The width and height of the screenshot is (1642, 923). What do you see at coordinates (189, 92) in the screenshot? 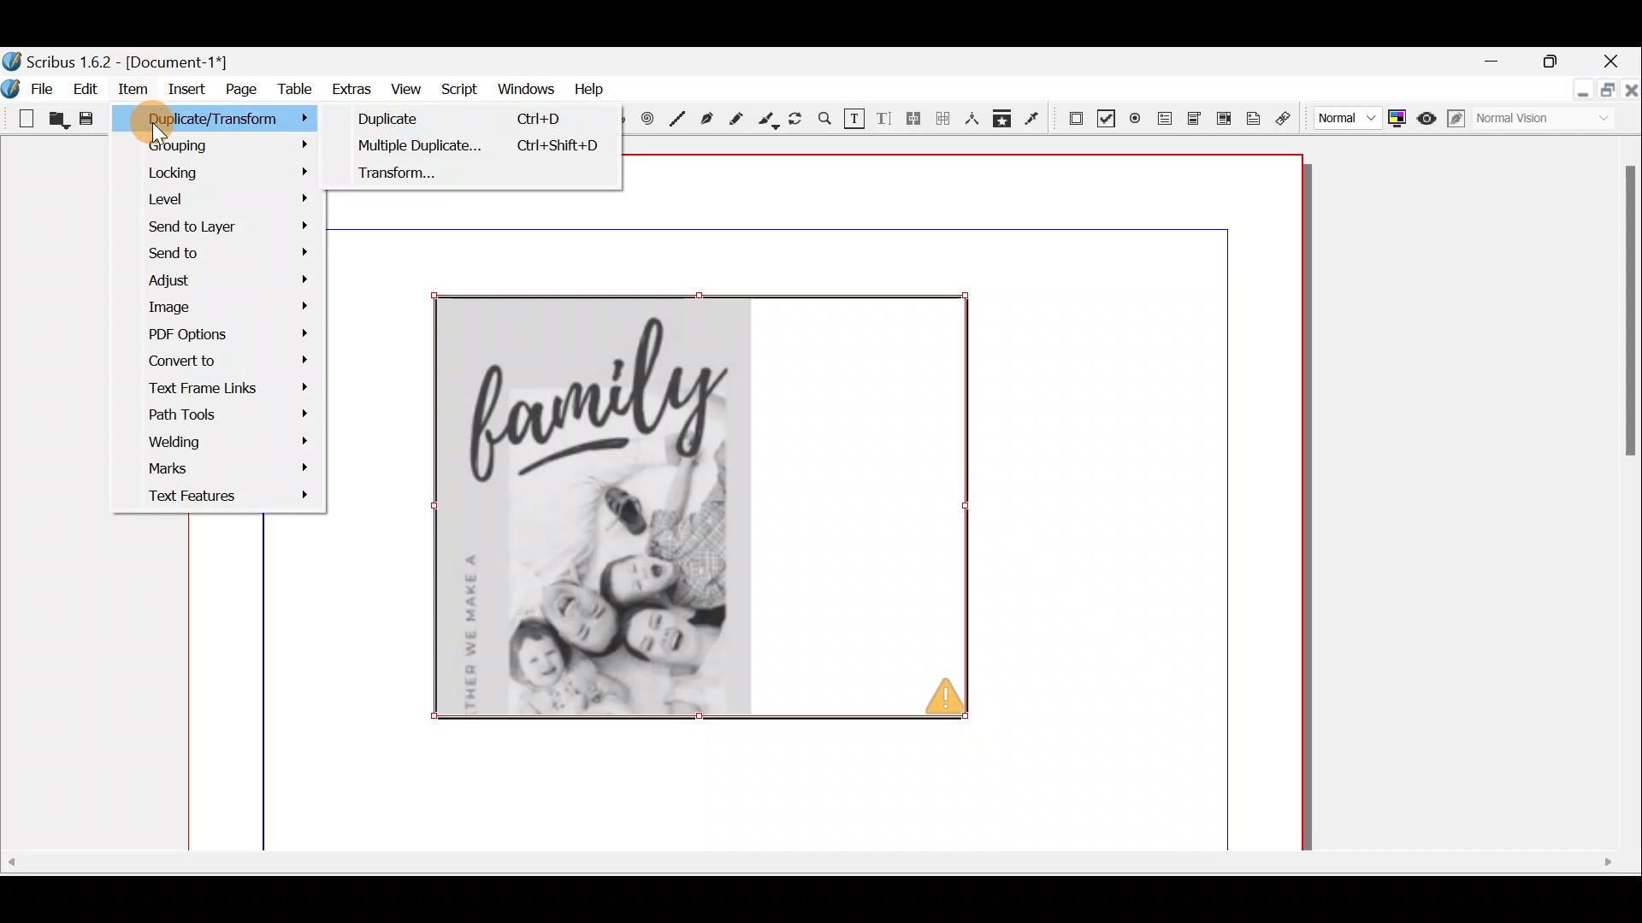
I see `Insert` at bounding box center [189, 92].